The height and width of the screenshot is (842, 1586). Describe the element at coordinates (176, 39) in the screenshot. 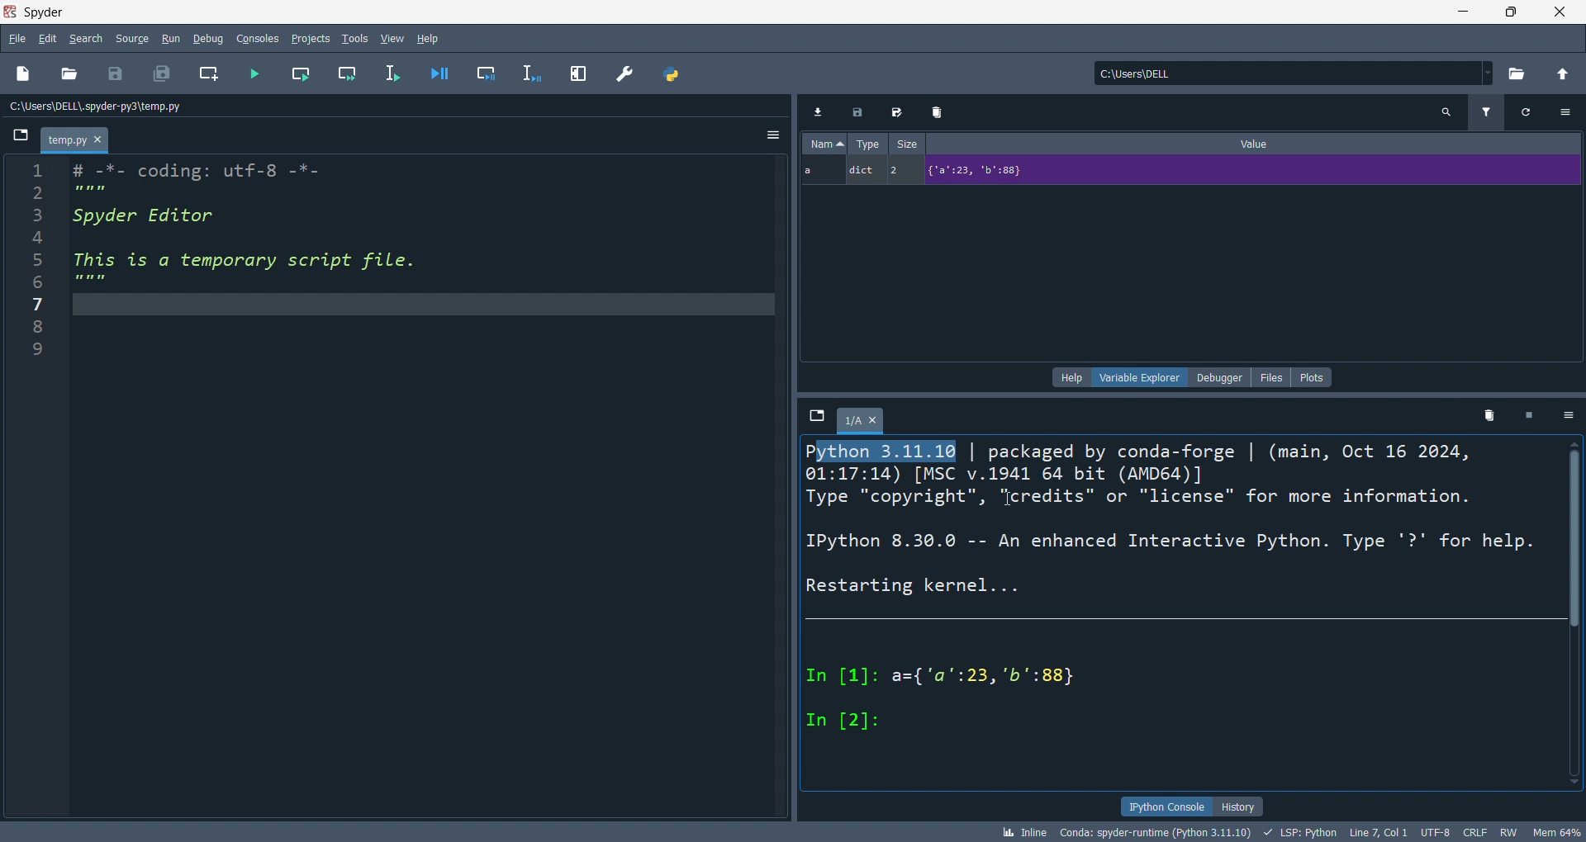

I see `run` at that location.